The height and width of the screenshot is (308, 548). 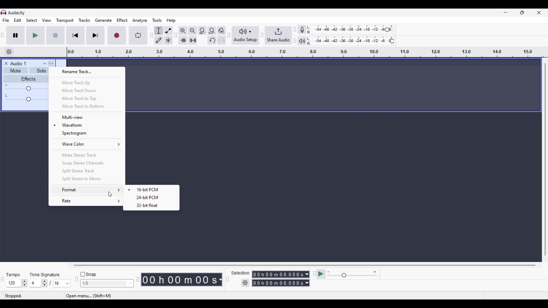 I want to click on Snap options to choose from, so click(x=131, y=283).